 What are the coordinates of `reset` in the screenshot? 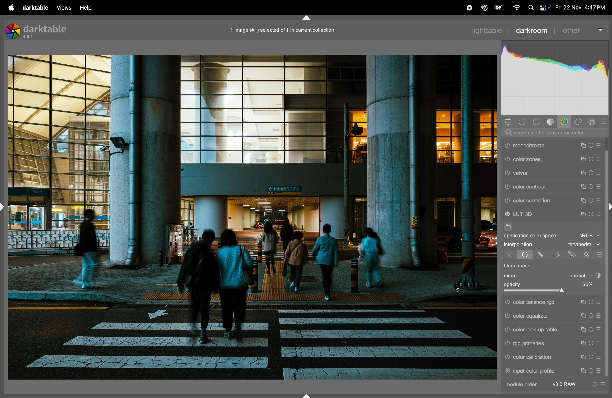 It's located at (591, 329).